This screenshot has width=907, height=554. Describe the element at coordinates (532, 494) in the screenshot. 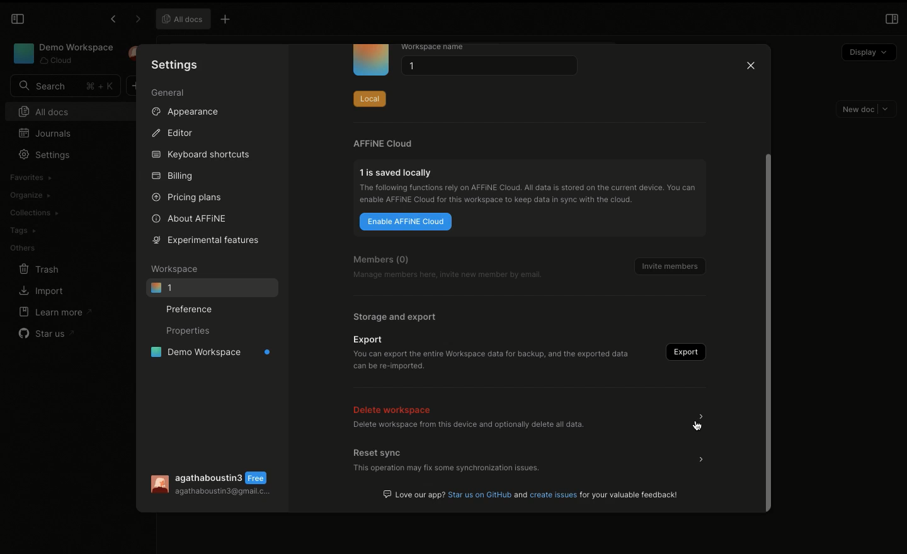

I see `Love our app? Share feedback.` at that location.